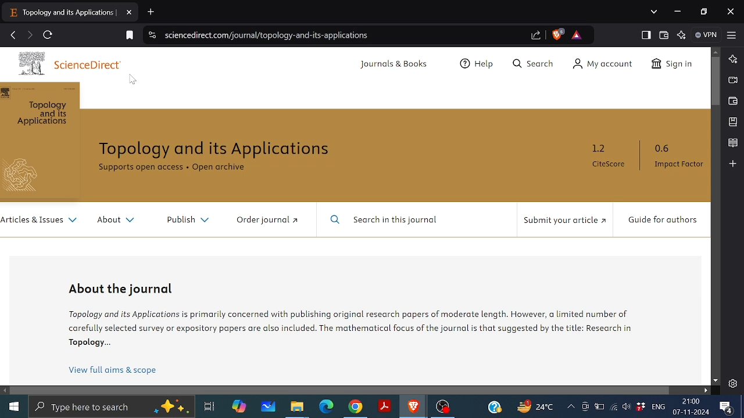 The width and height of the screenshot is (744, 418). Describe the element at coordinates (95, 64) in the screenshot. I see ` ScienceDirect’` at that location.